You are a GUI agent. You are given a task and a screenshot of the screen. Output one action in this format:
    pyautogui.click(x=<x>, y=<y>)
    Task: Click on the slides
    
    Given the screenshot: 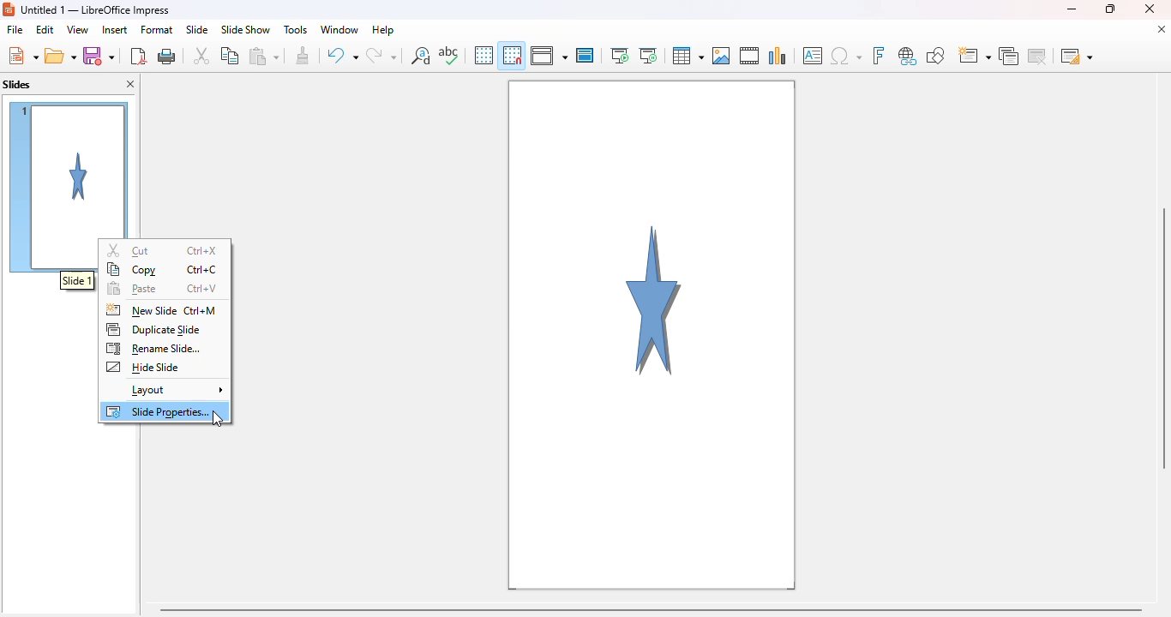 What is the action you would take?
    pyautogui.click(x=17, y=85)
    